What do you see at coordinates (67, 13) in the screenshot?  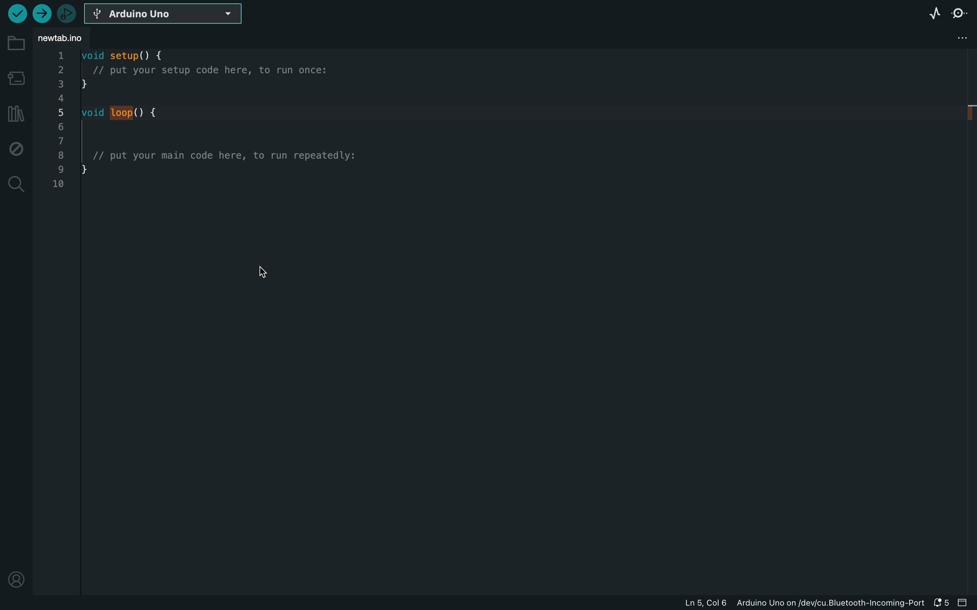 I see `debugger` at bounding box center [67, 13].